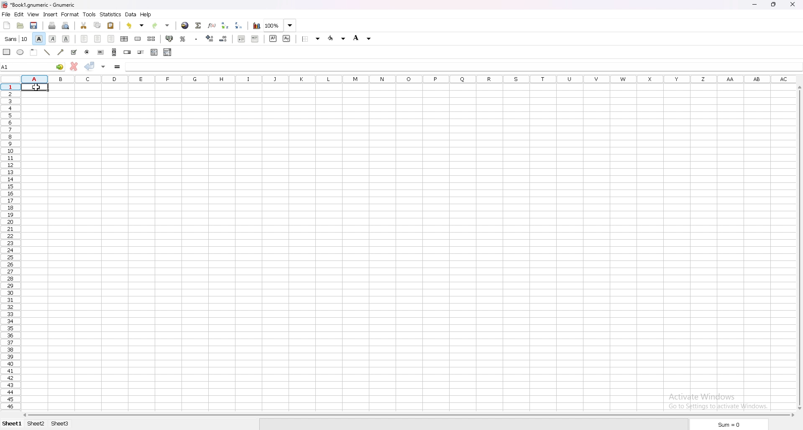  I want to click on decrease decimal, so click(223, 38).